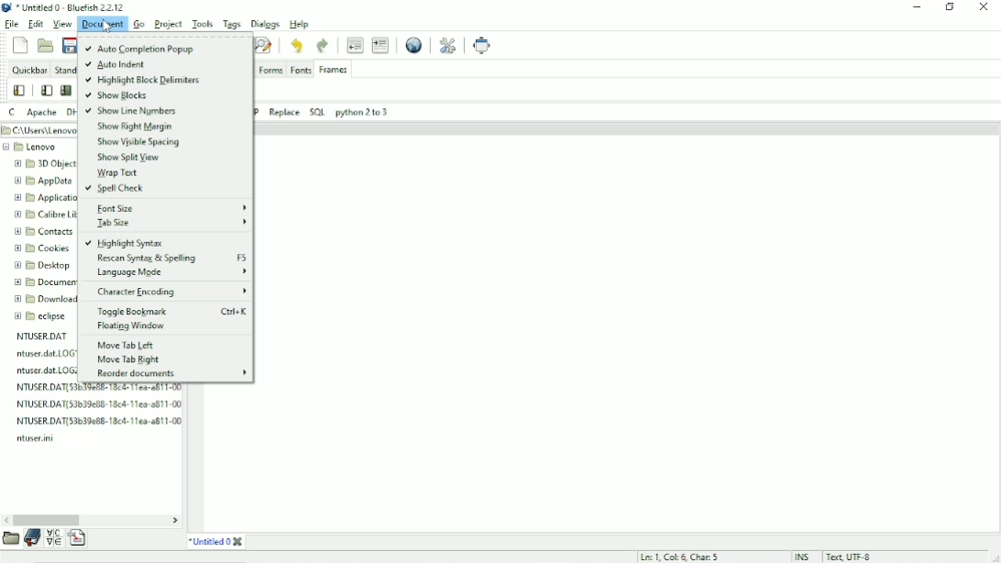 Image resolution: width=1001 pixels, height=563 pixels. I want to click on Language mode, so click(170, 272).